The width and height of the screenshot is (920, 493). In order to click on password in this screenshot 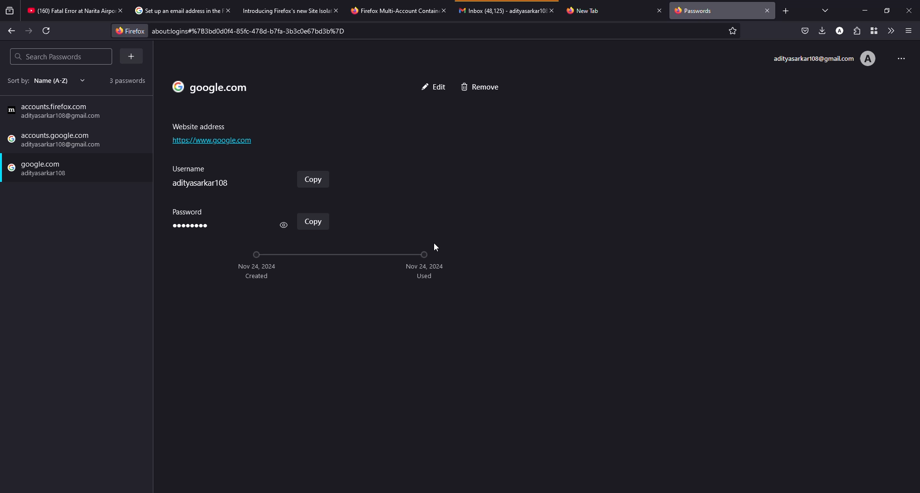, I will do `click(192, 212)`.